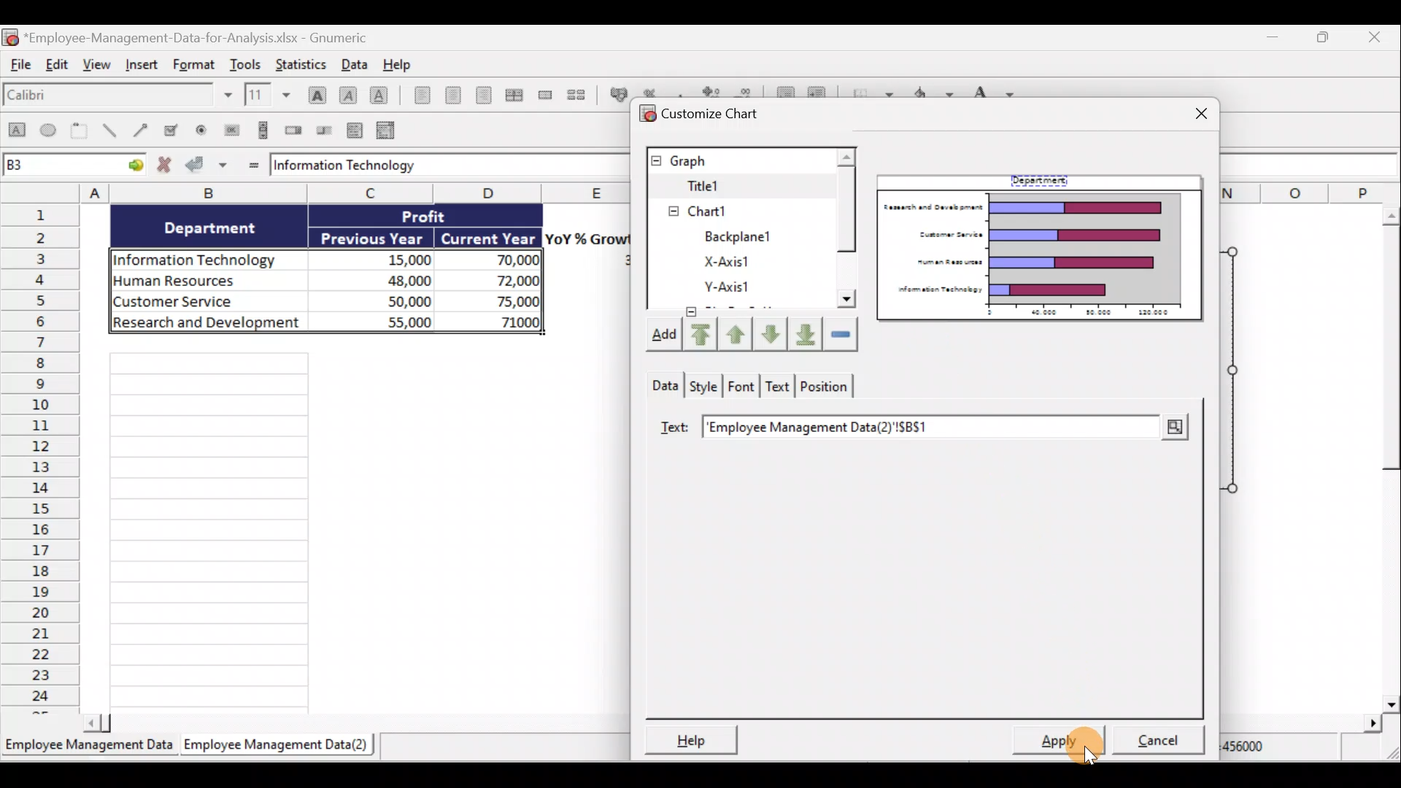 The width and height of the screenshot is (1401, 788). What do you see at coordinates (314, 90) in the screenshot?
I see `Bold` at bounding box center [314, 90].